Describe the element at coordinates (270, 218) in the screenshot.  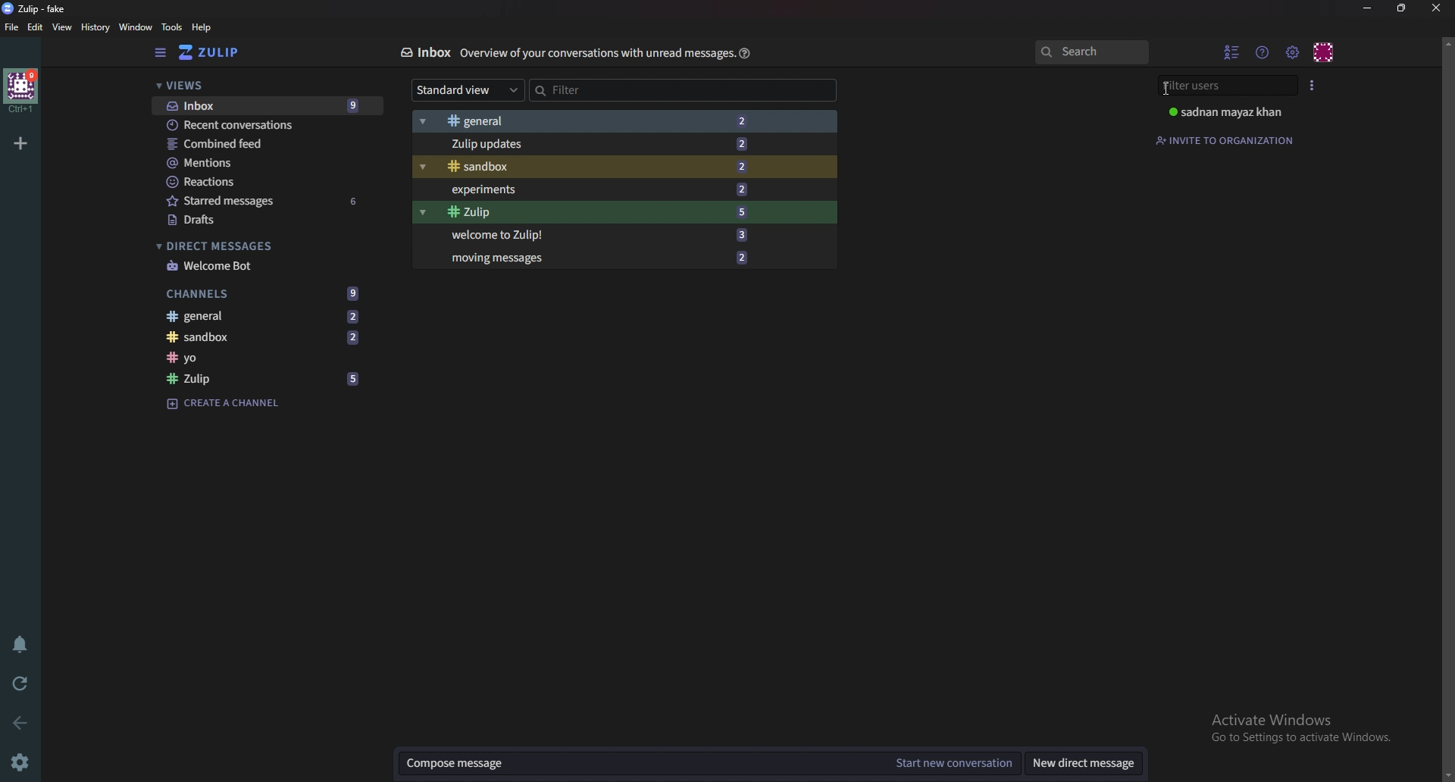
I see `Drafts` at that location.